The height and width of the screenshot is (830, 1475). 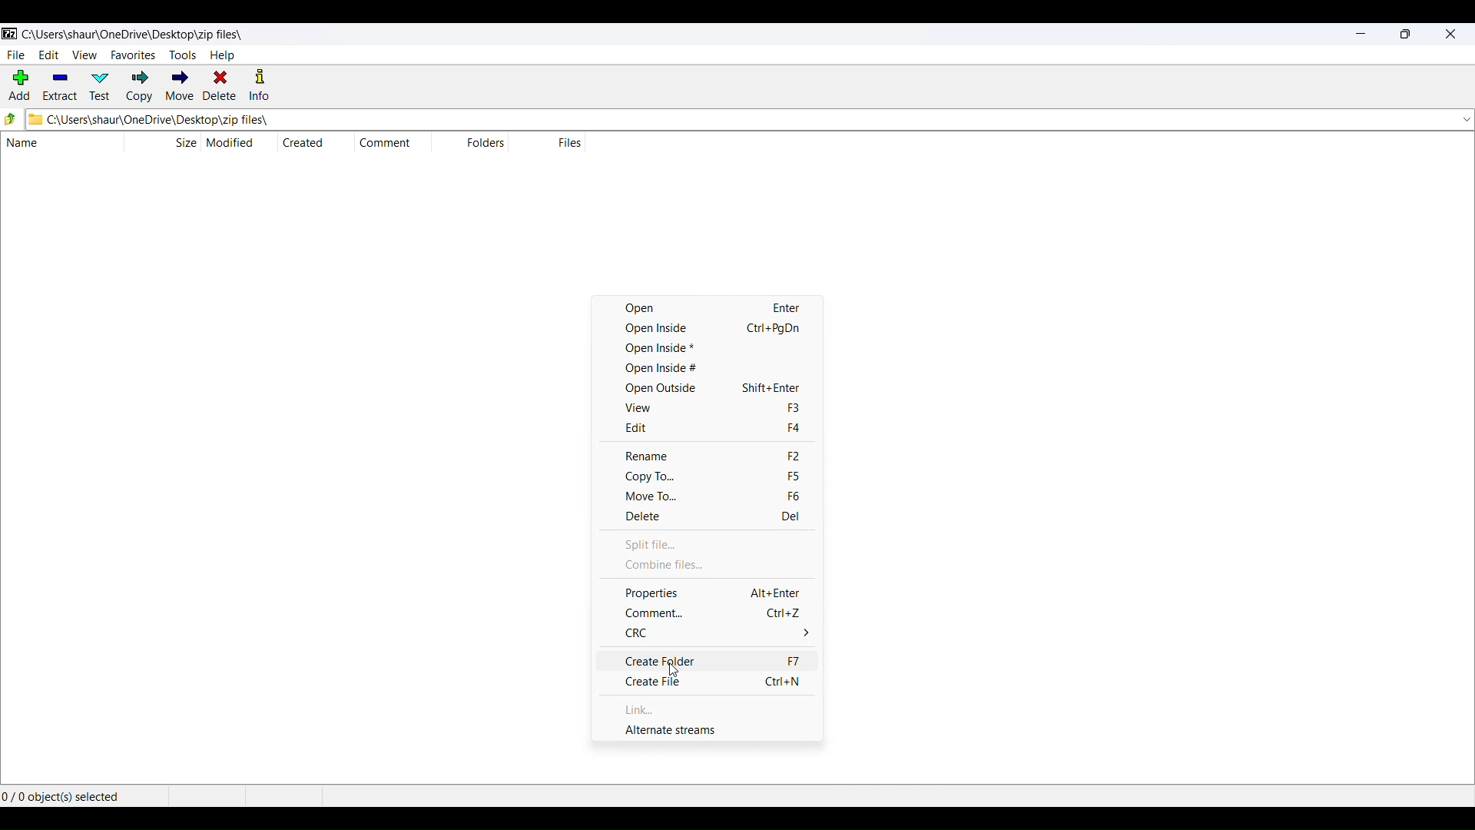 What do you see at coordinates (721, 566) in the screenshot?
I see `COMBINE FILE` at bounding box center [721, 566].